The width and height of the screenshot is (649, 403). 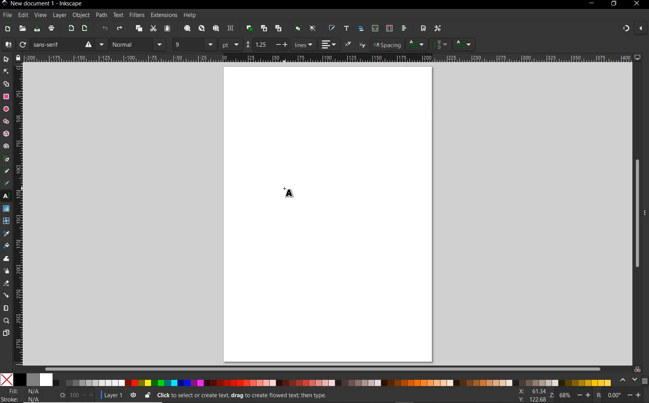 I want to click on open export, so click(x=85, y=29).